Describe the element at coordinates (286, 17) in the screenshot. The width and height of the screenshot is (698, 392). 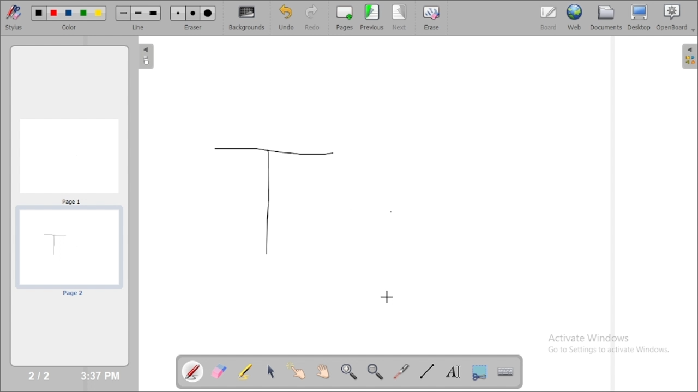
I see `undo` at that location.